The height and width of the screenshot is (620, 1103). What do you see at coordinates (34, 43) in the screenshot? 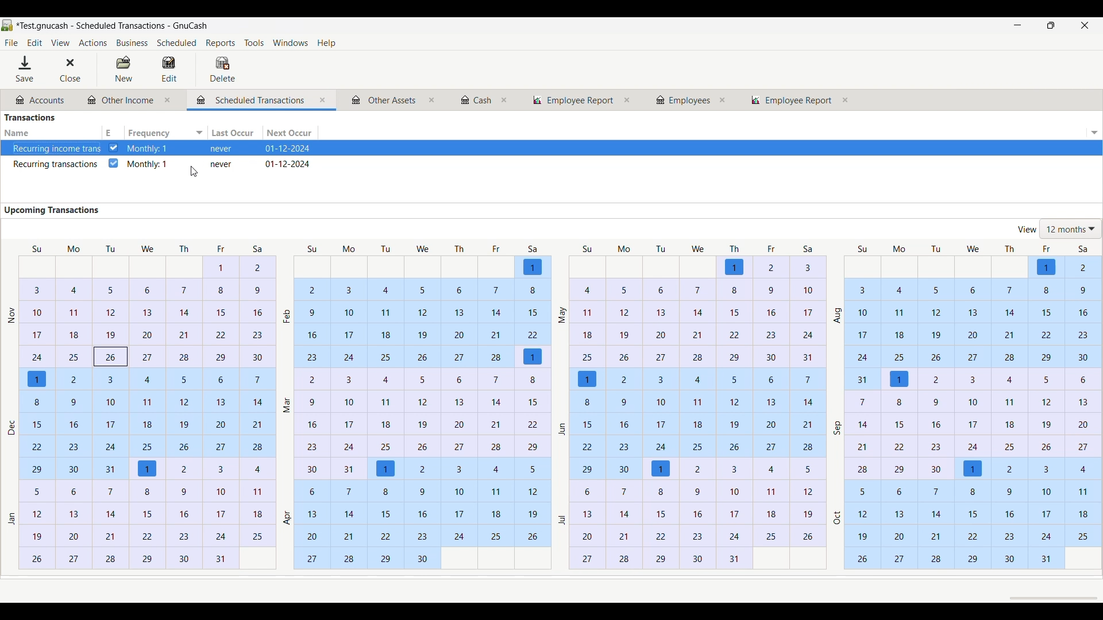
I see `Edit menu` at bounding box center [34, 43].